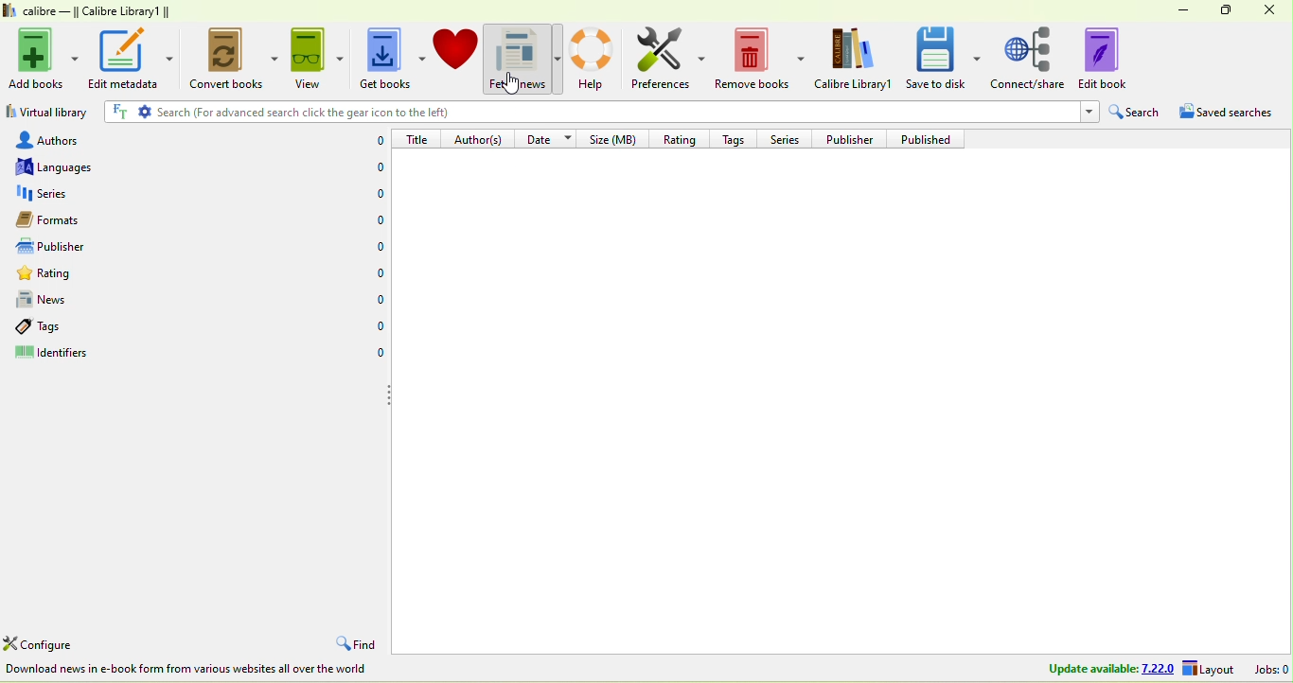  Describe the element at coordinates (417, 139) in the screenshot. I see `title` at that location.